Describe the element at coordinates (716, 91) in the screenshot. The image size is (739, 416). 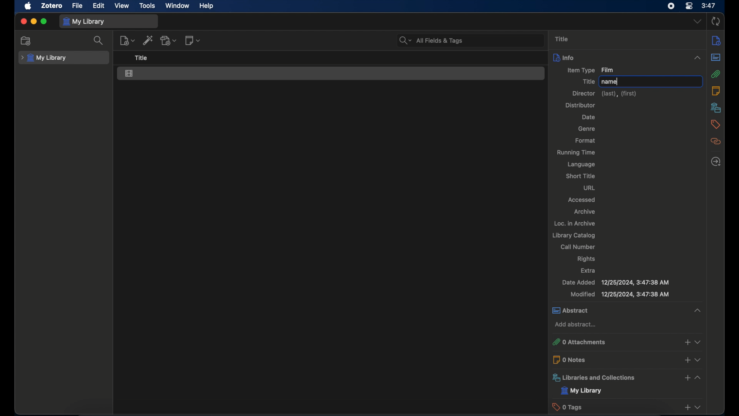
I see `notes` at that location.